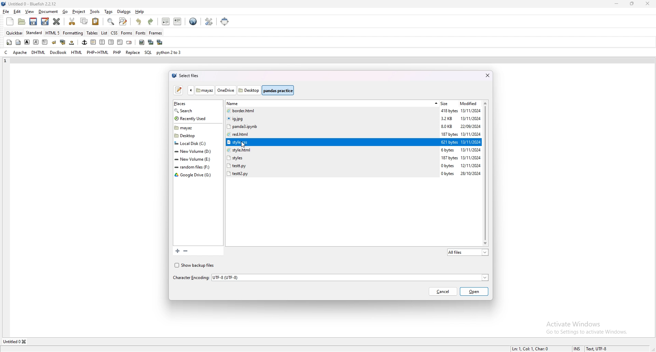 The image size is (656, 352). What do you see at coordinates (197, 135) in the screenshot?
I see `folder` at bounding box center [197, 135].